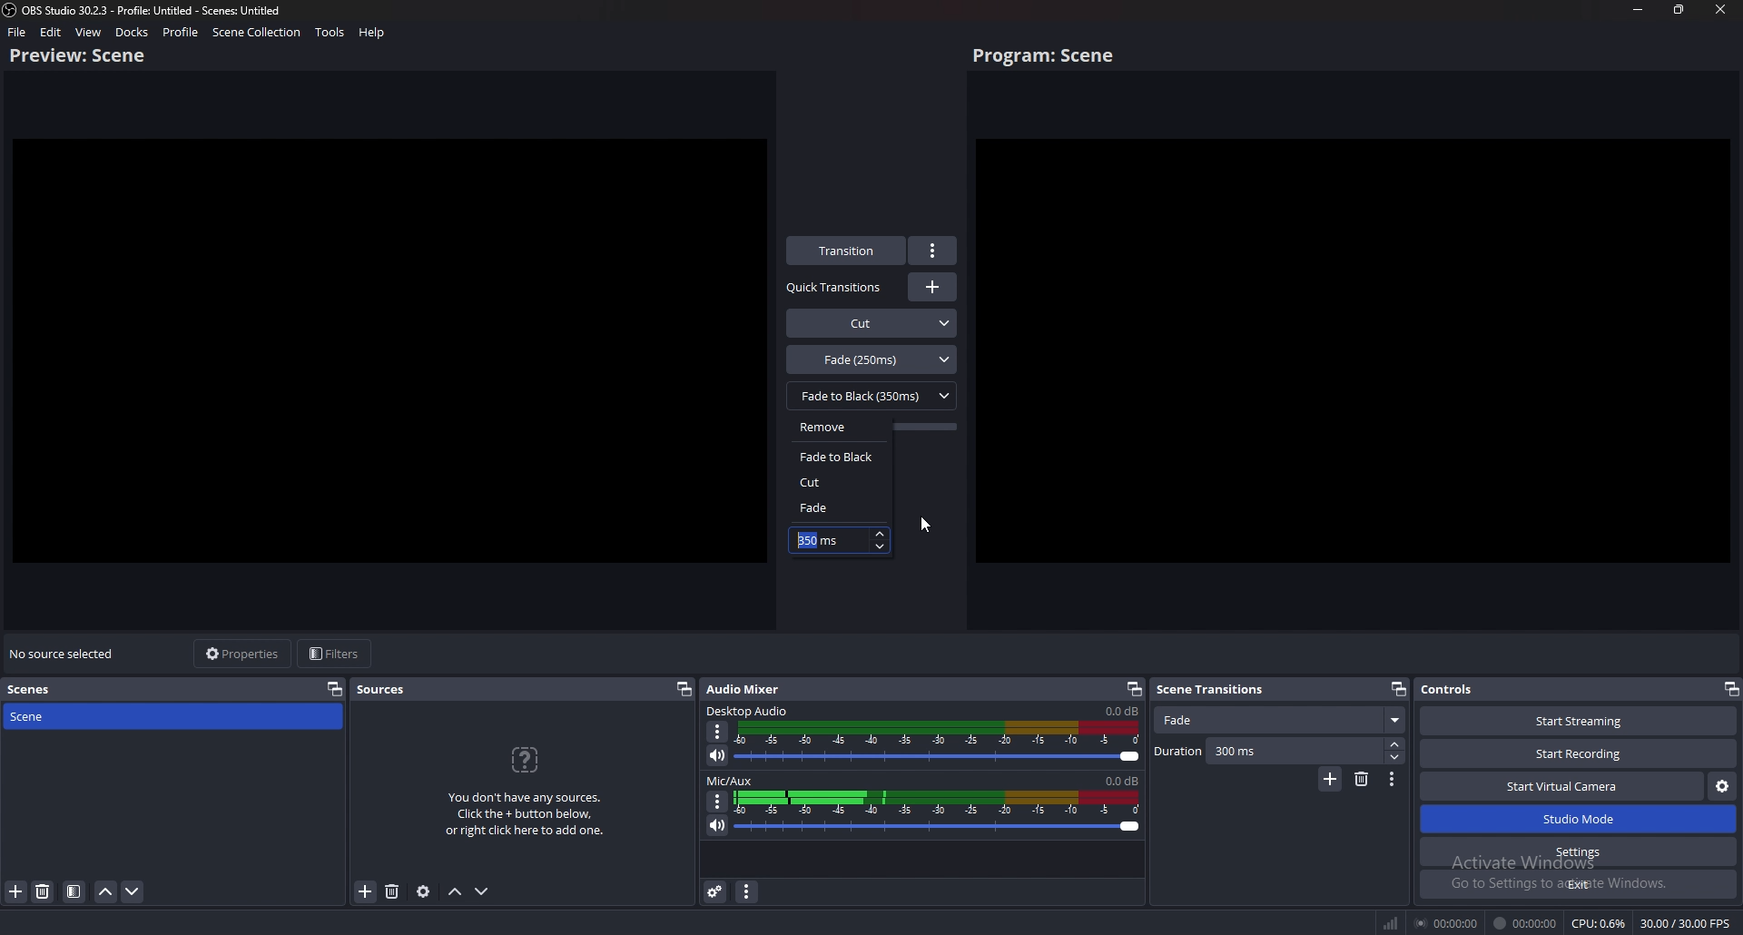 The height and width of the screenshot is (935, 1743). Describe the element at coordinates (881, 547) in the screenshot. I see `decrease duration` at that location.